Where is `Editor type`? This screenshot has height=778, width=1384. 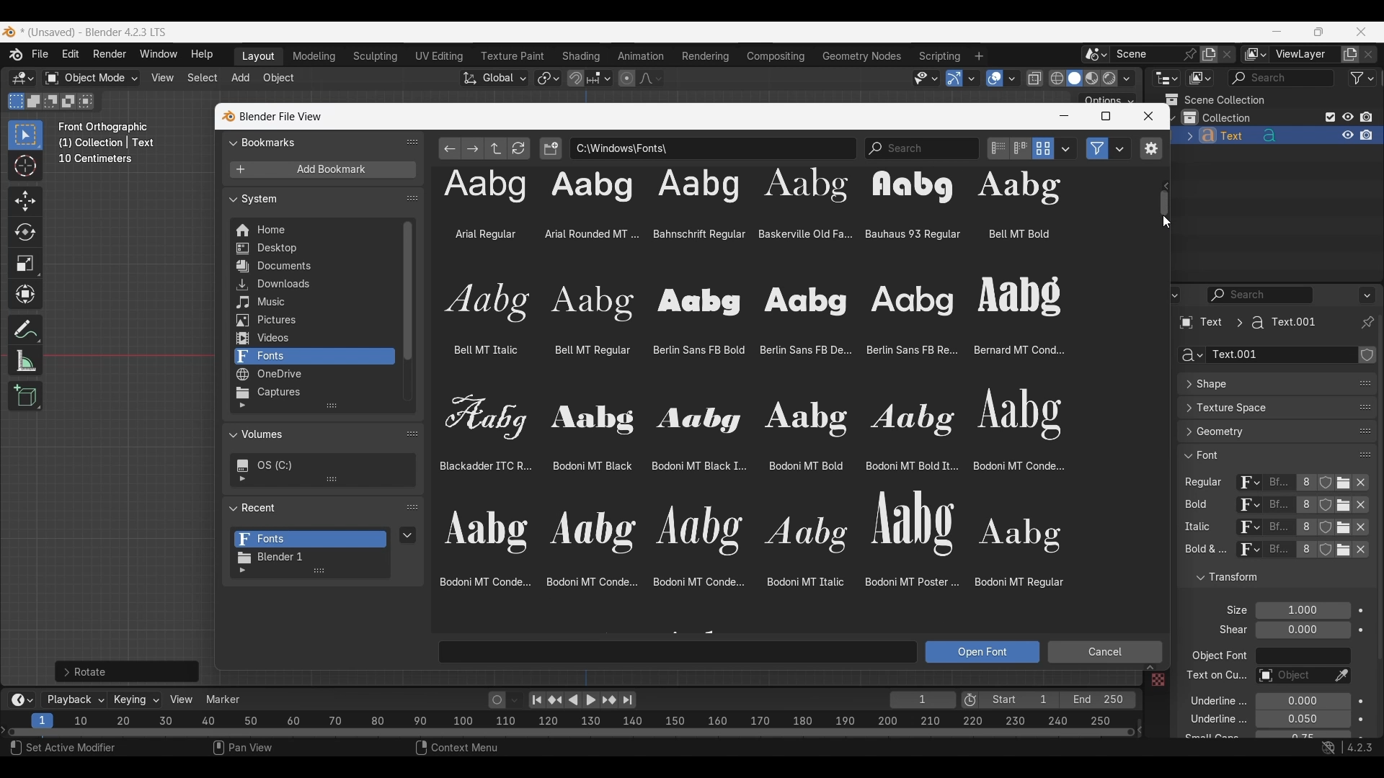 Editor type is located at coordinates (1166, 295).